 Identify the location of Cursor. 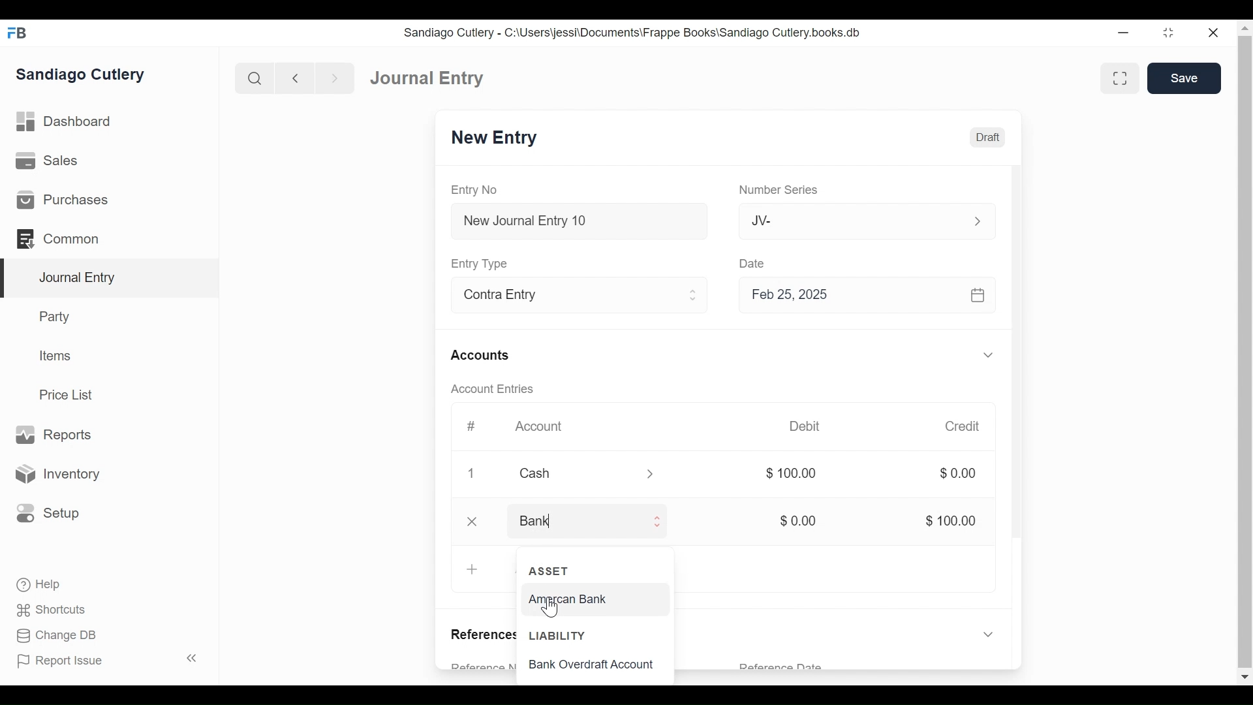
(549, 608).